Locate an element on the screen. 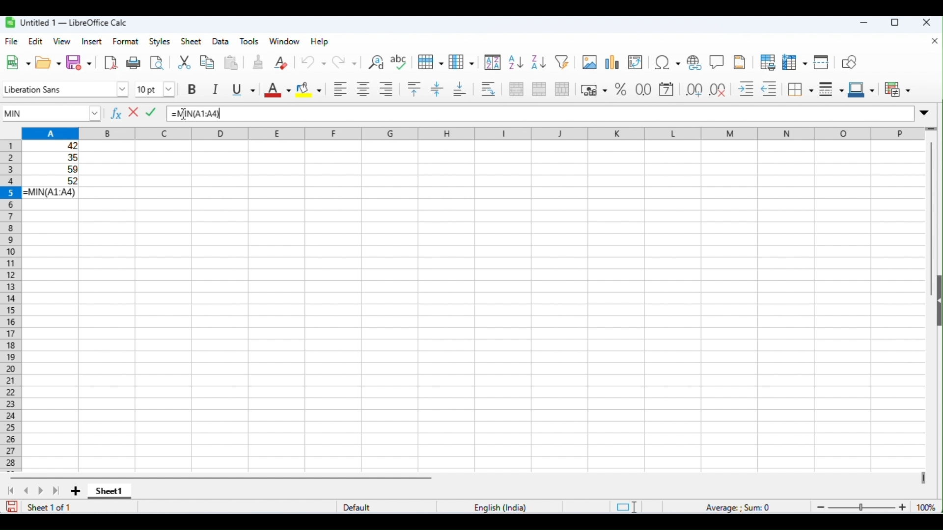  center vertically is located at coordinates (437, 89).